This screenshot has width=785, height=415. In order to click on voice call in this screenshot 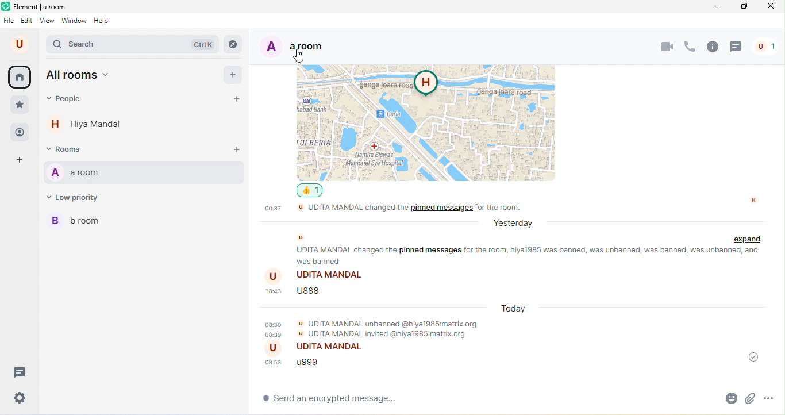, I will do `click(688, 47)`.